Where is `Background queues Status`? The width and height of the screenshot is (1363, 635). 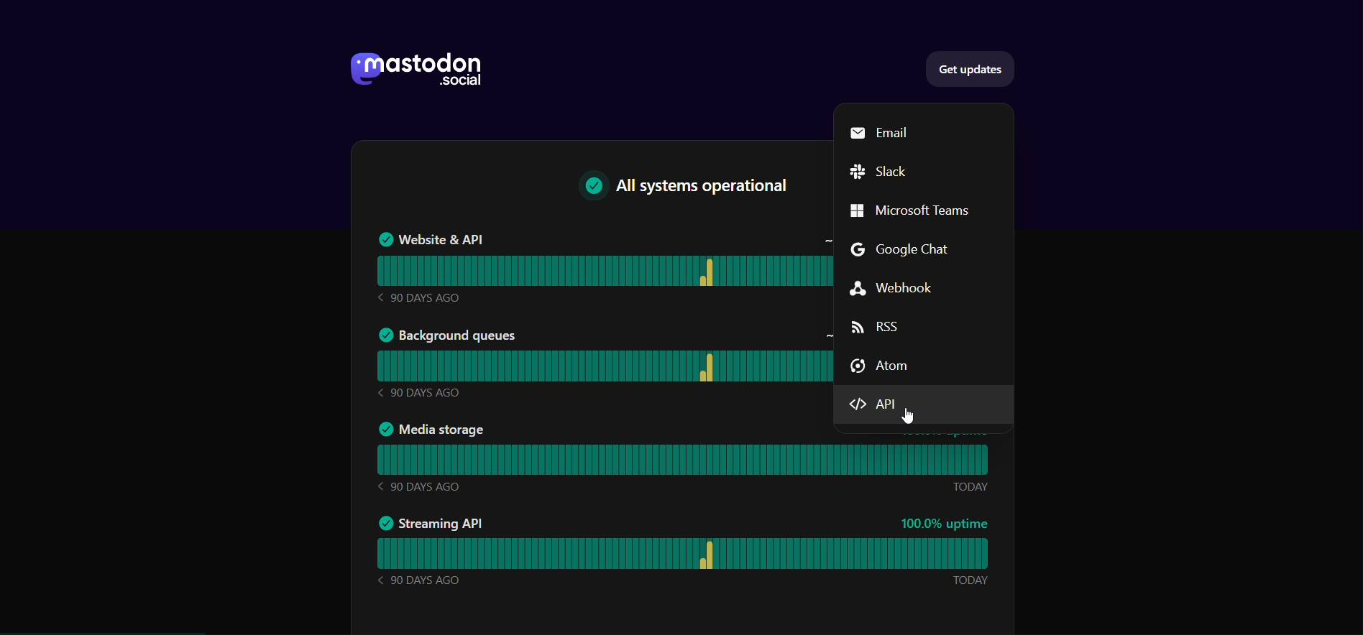
Background queues Status is located at coordinates (601, 366).